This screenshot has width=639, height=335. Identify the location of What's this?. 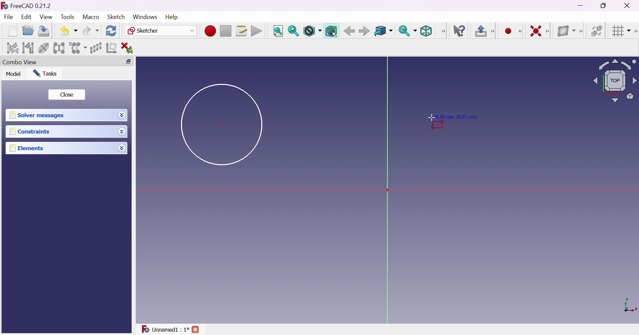
(460, 31).